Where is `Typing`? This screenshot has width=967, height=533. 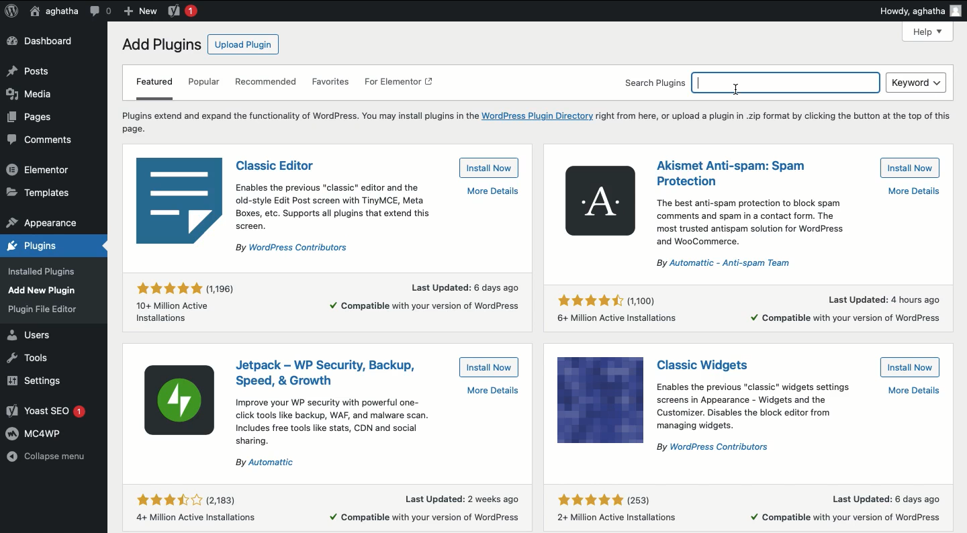
Typing is located at coordinates (785, 83).